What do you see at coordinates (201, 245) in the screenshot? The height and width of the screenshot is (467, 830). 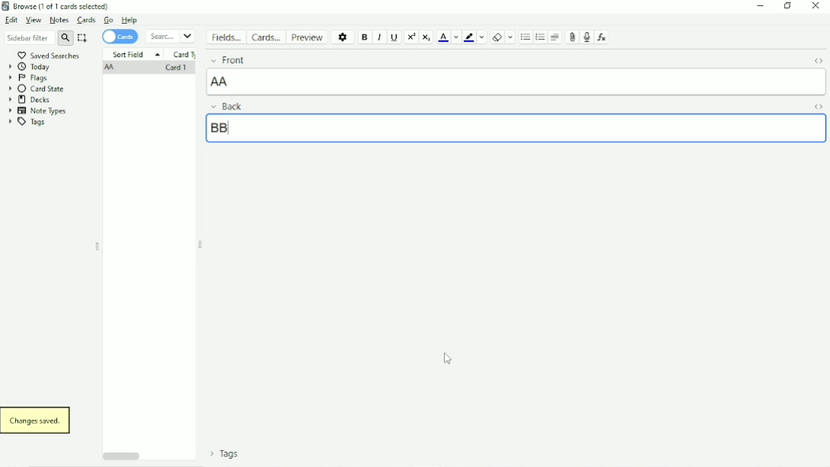 I see `Resize` at bounding box center [201, 245].